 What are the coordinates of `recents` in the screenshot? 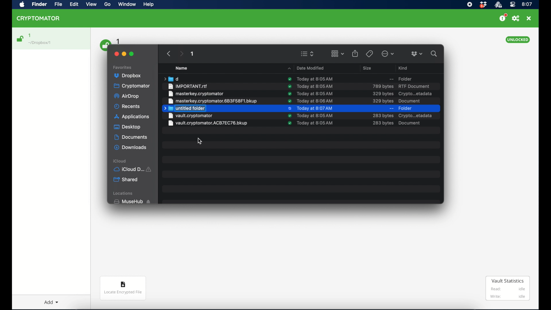 It's located at (127, 106).